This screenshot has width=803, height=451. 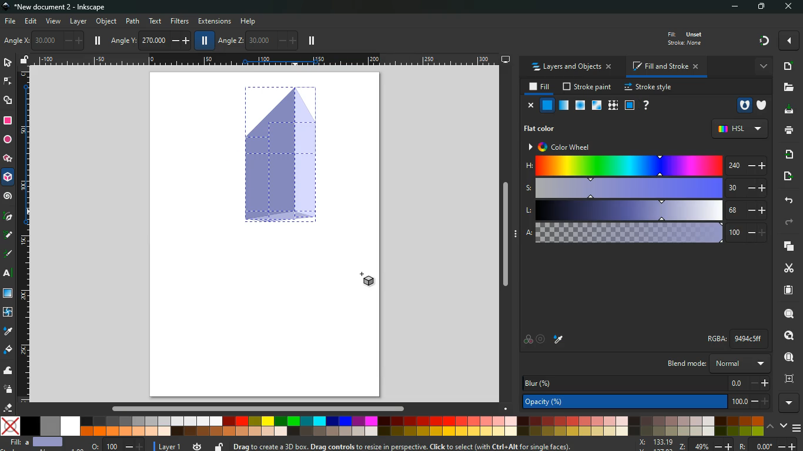 I want to click on view, so click(x=54, y=22).